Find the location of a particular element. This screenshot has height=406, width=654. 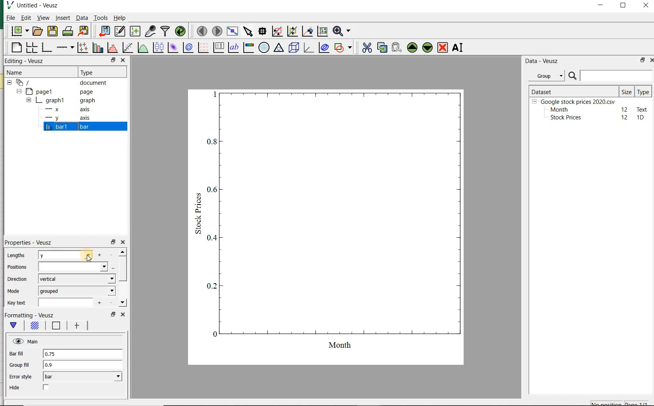

click or draw a rectangle to zoom graph axes is located at coordinates (277, 31).